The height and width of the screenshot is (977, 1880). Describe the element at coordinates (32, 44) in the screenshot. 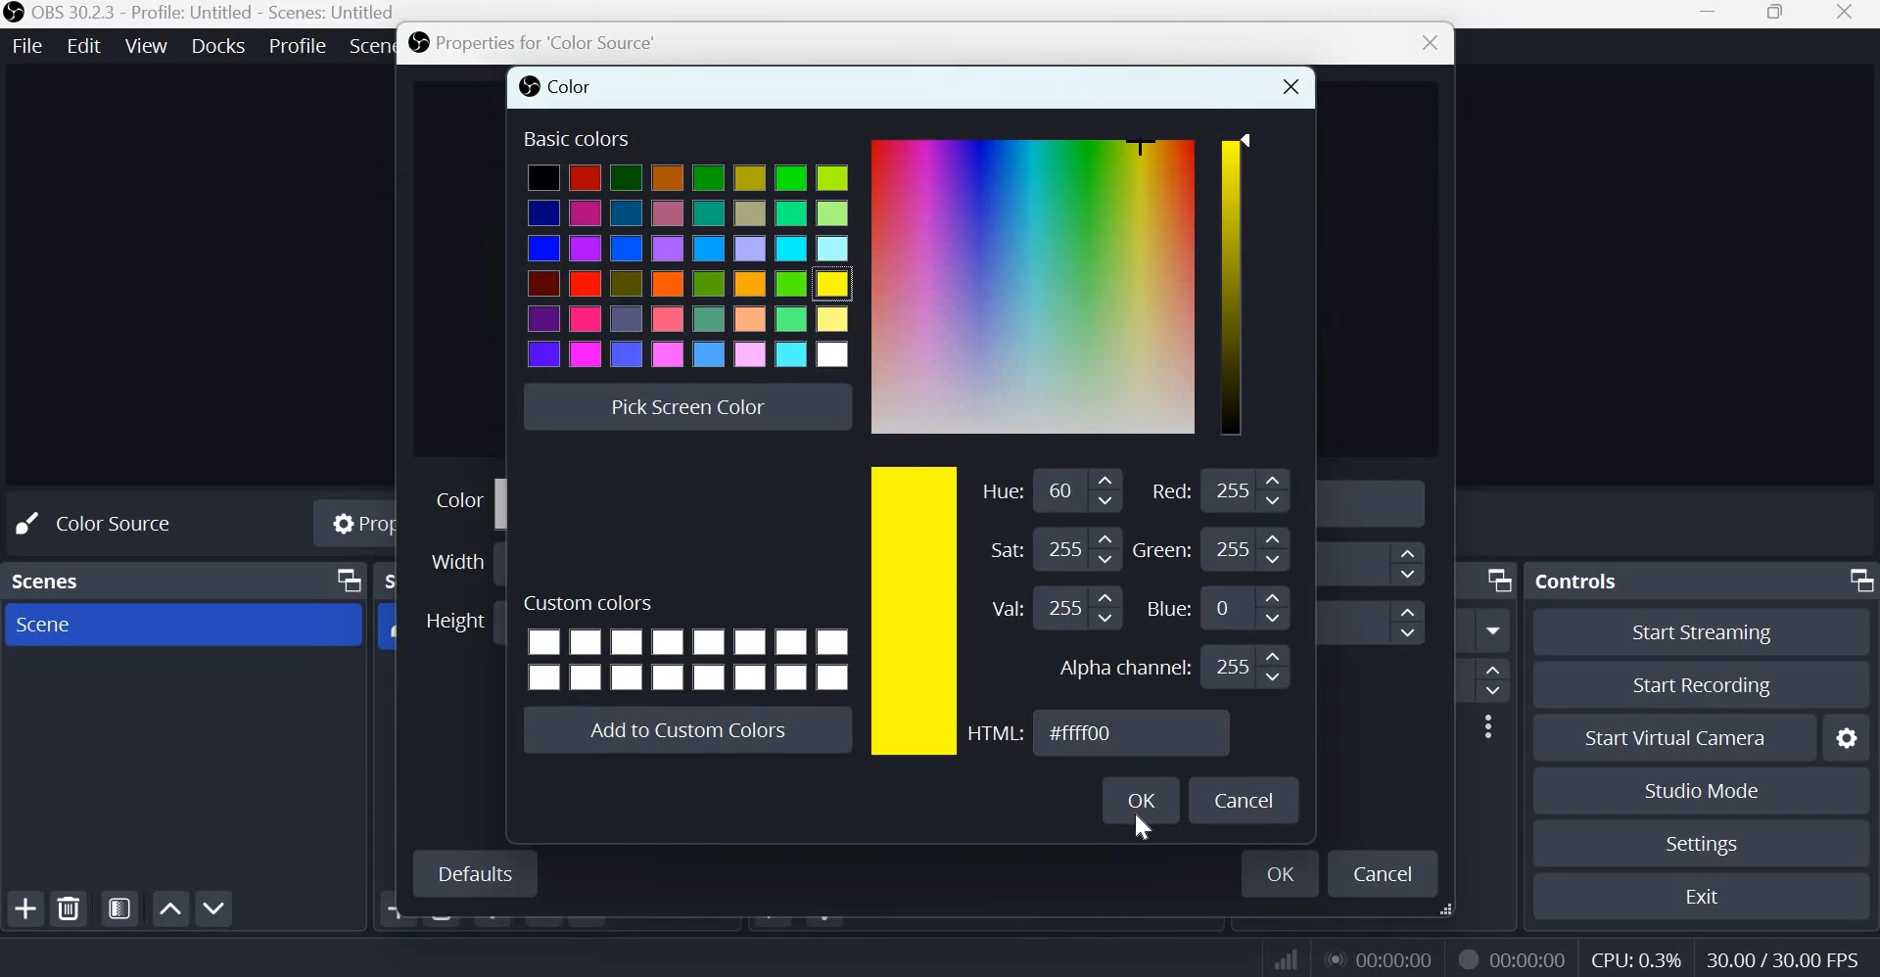

I see `File` at that location.